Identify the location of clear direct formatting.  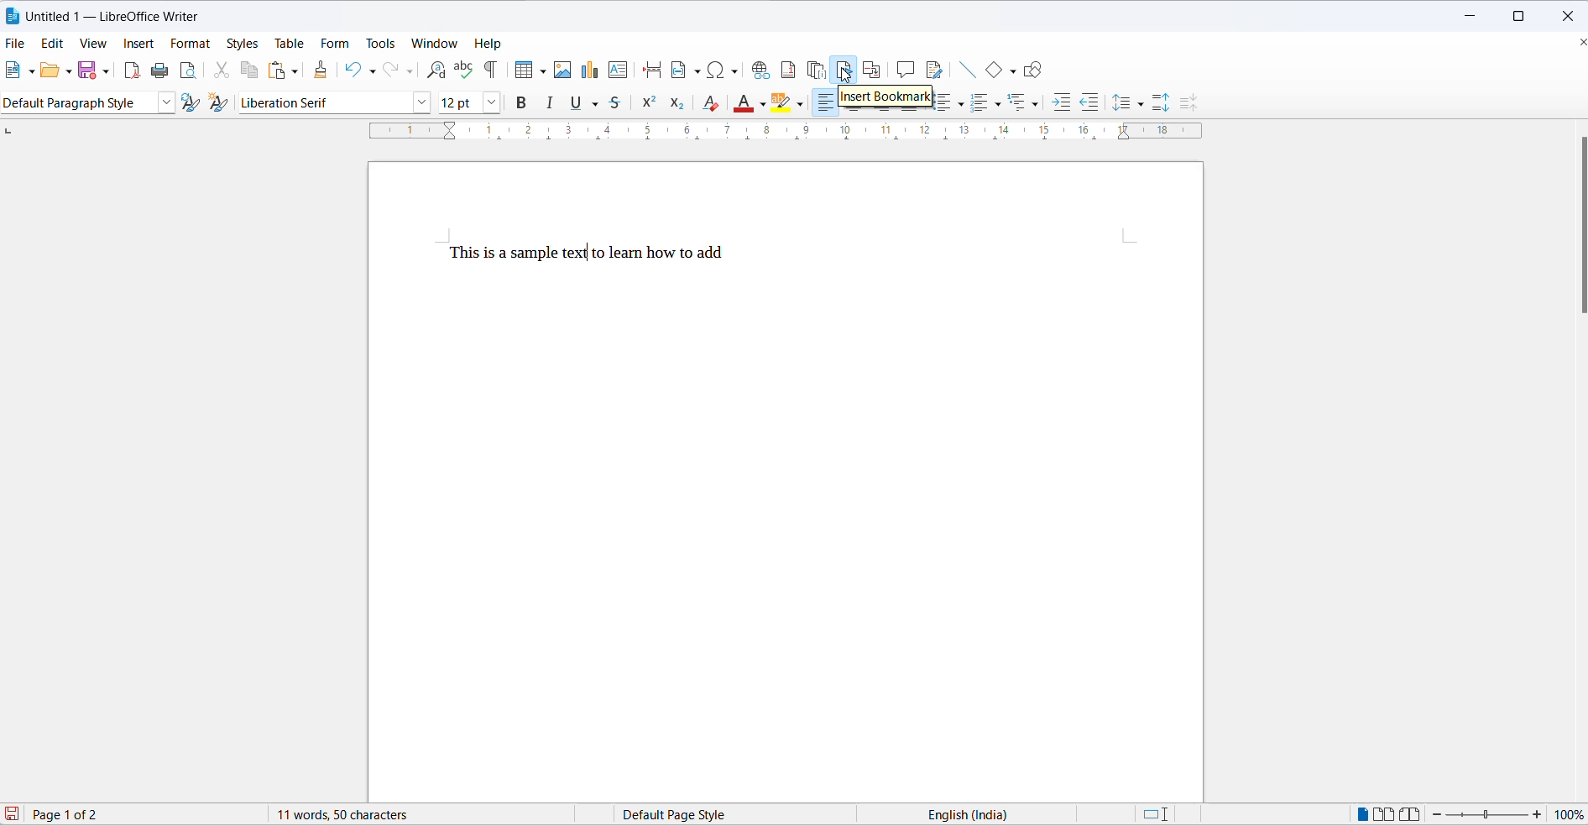
(710, 103).